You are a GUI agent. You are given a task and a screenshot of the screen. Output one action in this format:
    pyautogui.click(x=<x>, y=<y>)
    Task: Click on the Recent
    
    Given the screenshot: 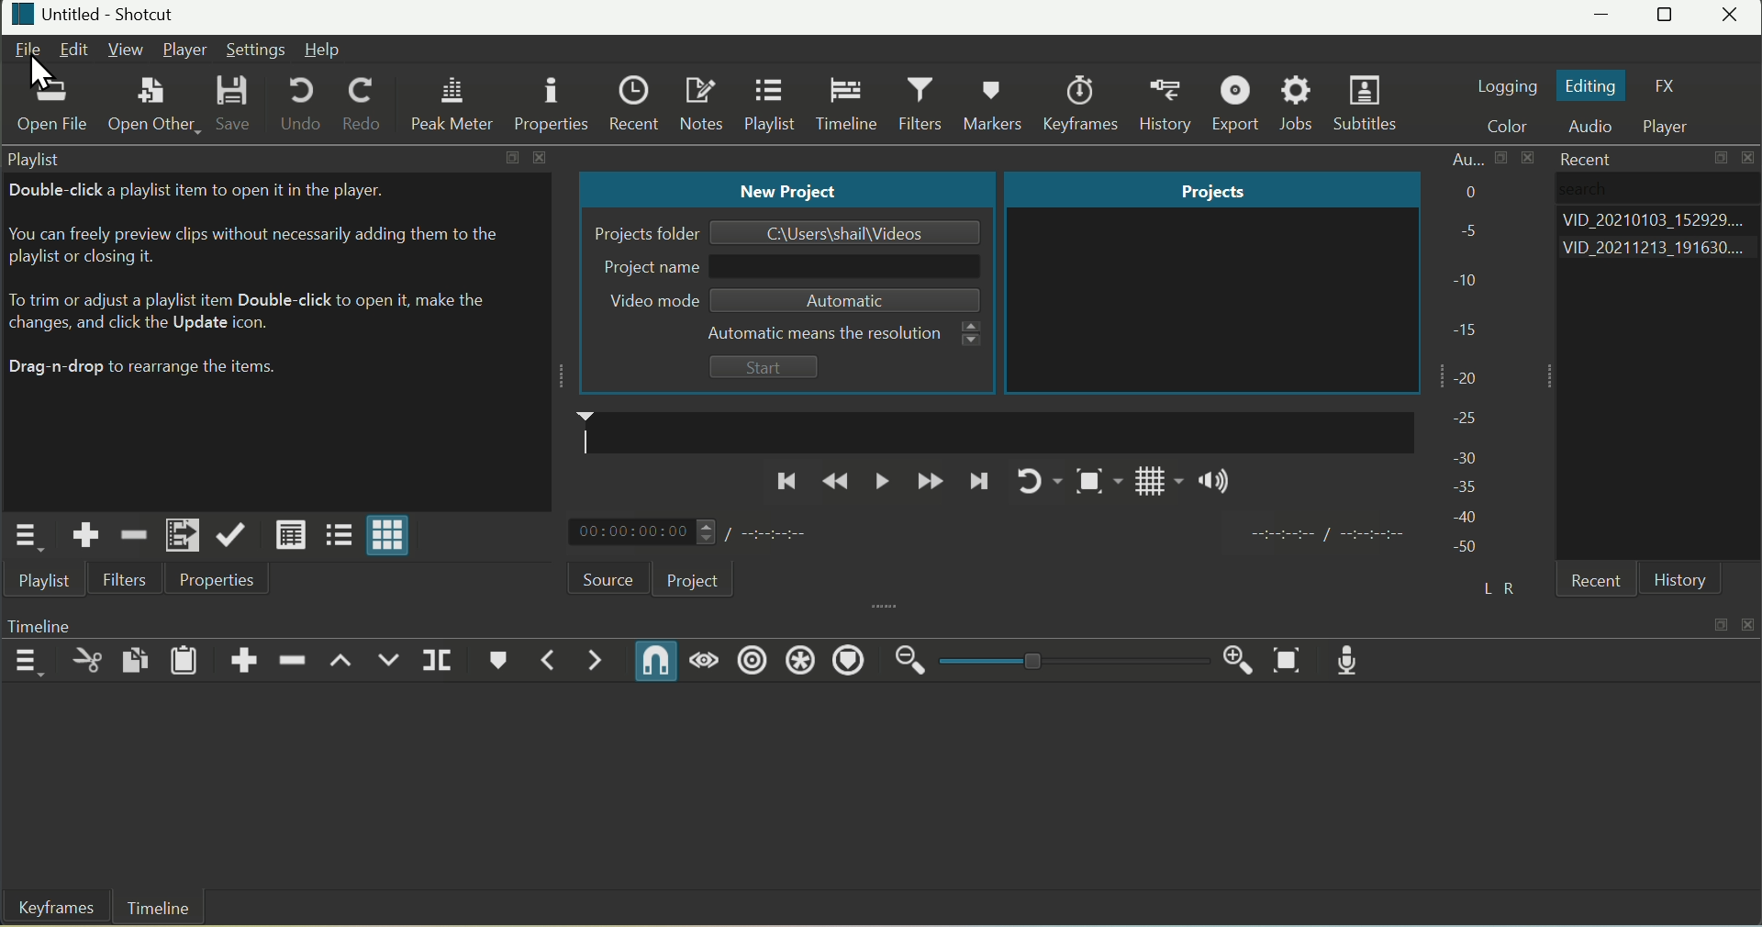 What is the action you would take?
    pyautogui.click(x=633, y=100)
    